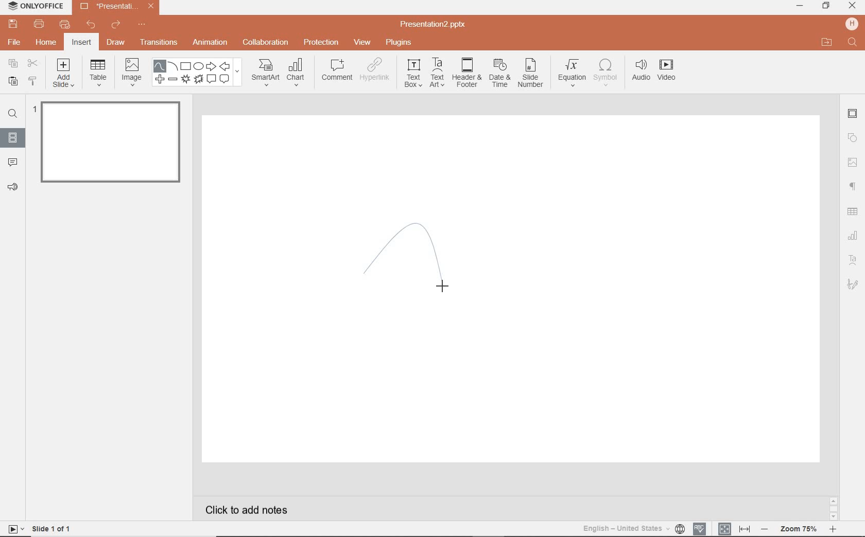 Image resolution: width=865 pixels, height=537 pixels. Describe the element at coordinates (531, 76) in the screenshot. I see `SLIDE NUMBER` at that location.